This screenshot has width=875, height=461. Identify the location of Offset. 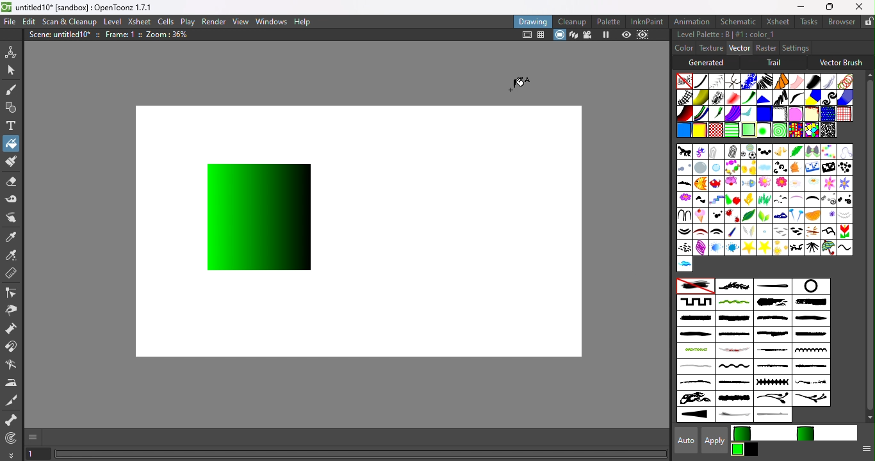
(764, 114).